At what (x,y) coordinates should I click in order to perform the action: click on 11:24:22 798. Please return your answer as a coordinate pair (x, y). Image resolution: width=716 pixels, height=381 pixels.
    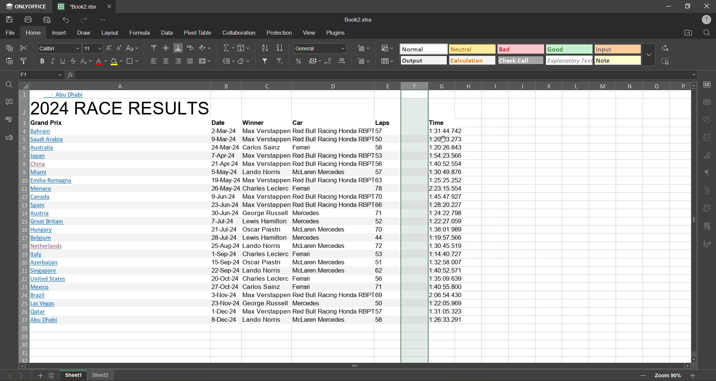
    Looking at the image, I should click on (448, 213).